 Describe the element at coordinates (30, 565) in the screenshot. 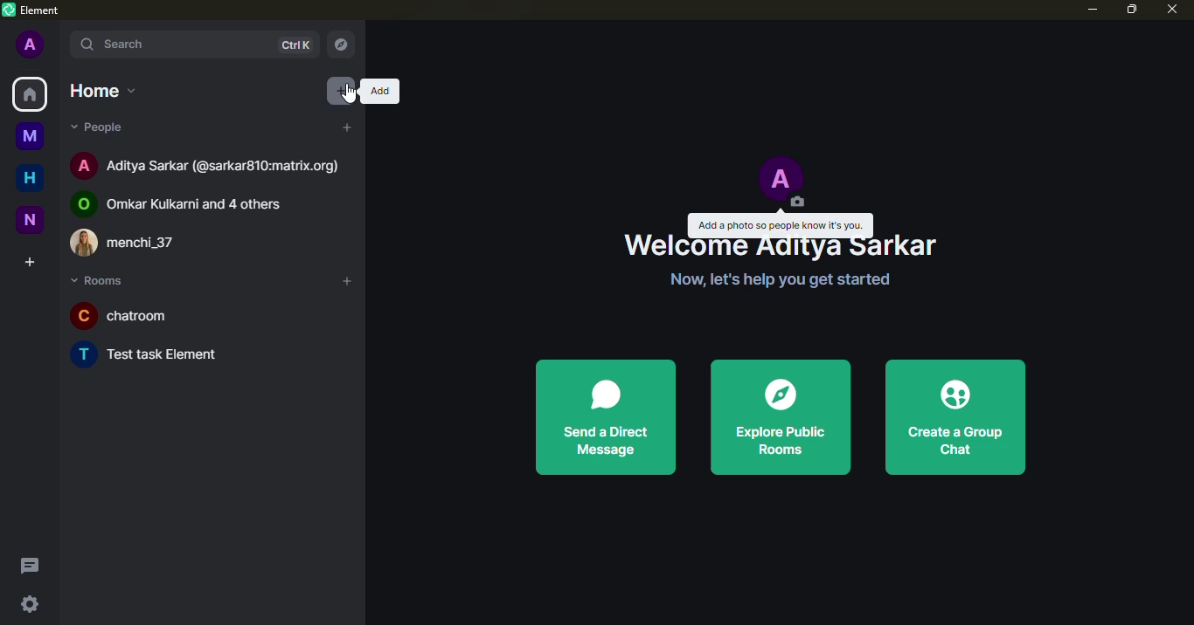

I see `threads` at that location.